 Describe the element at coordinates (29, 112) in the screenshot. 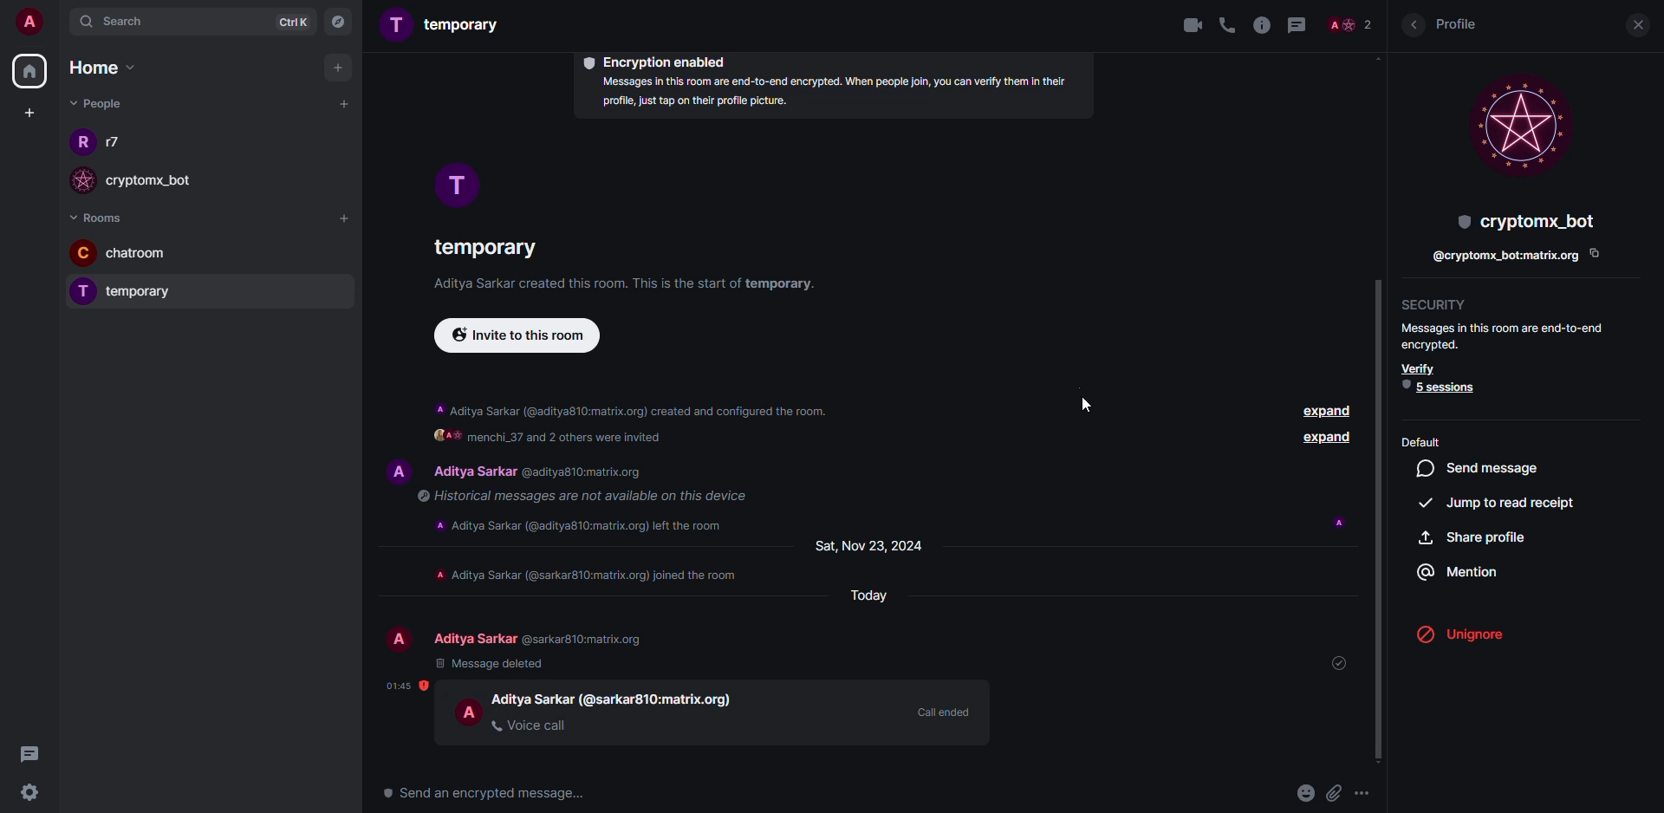

I see `create space` at that location.